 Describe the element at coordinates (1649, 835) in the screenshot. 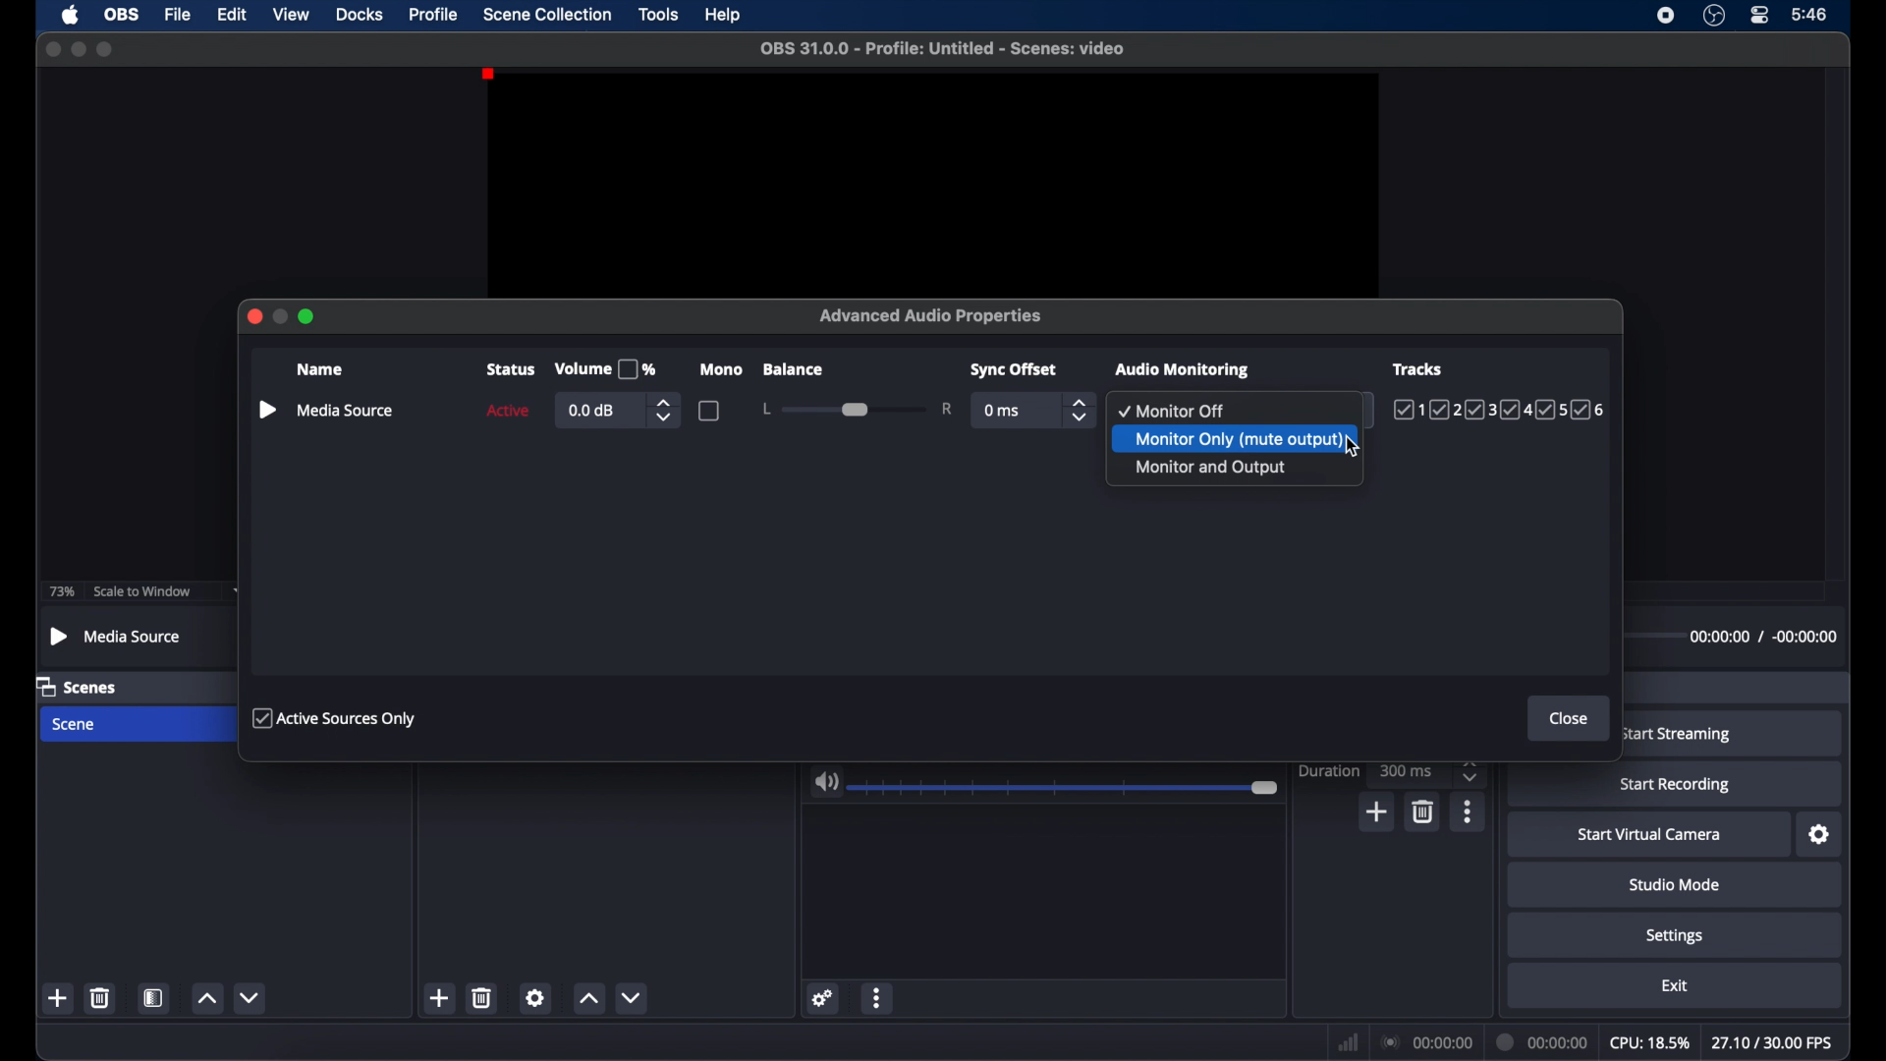

I see `start virtual camera` at that location.